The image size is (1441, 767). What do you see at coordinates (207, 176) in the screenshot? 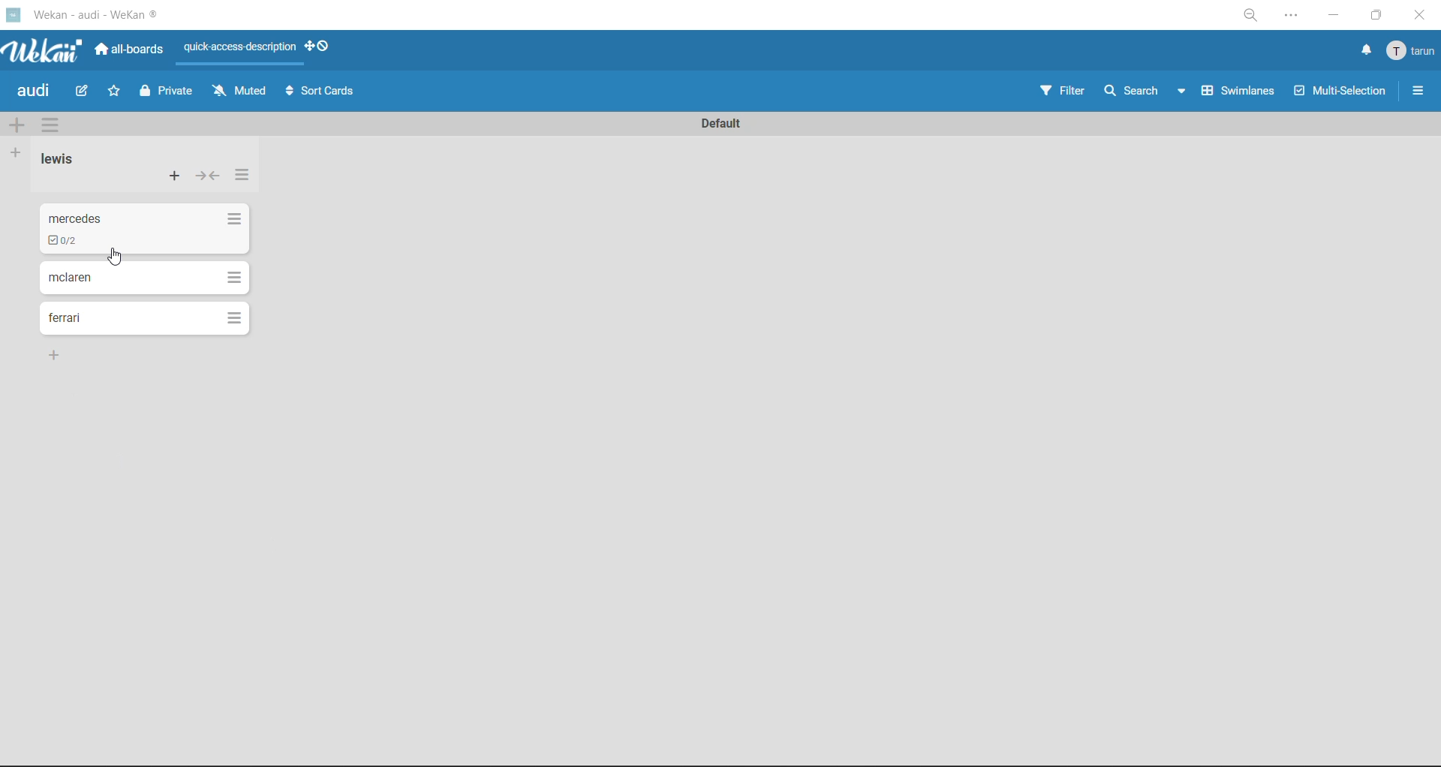
I see `collapse` at bounding box center [207, 176].